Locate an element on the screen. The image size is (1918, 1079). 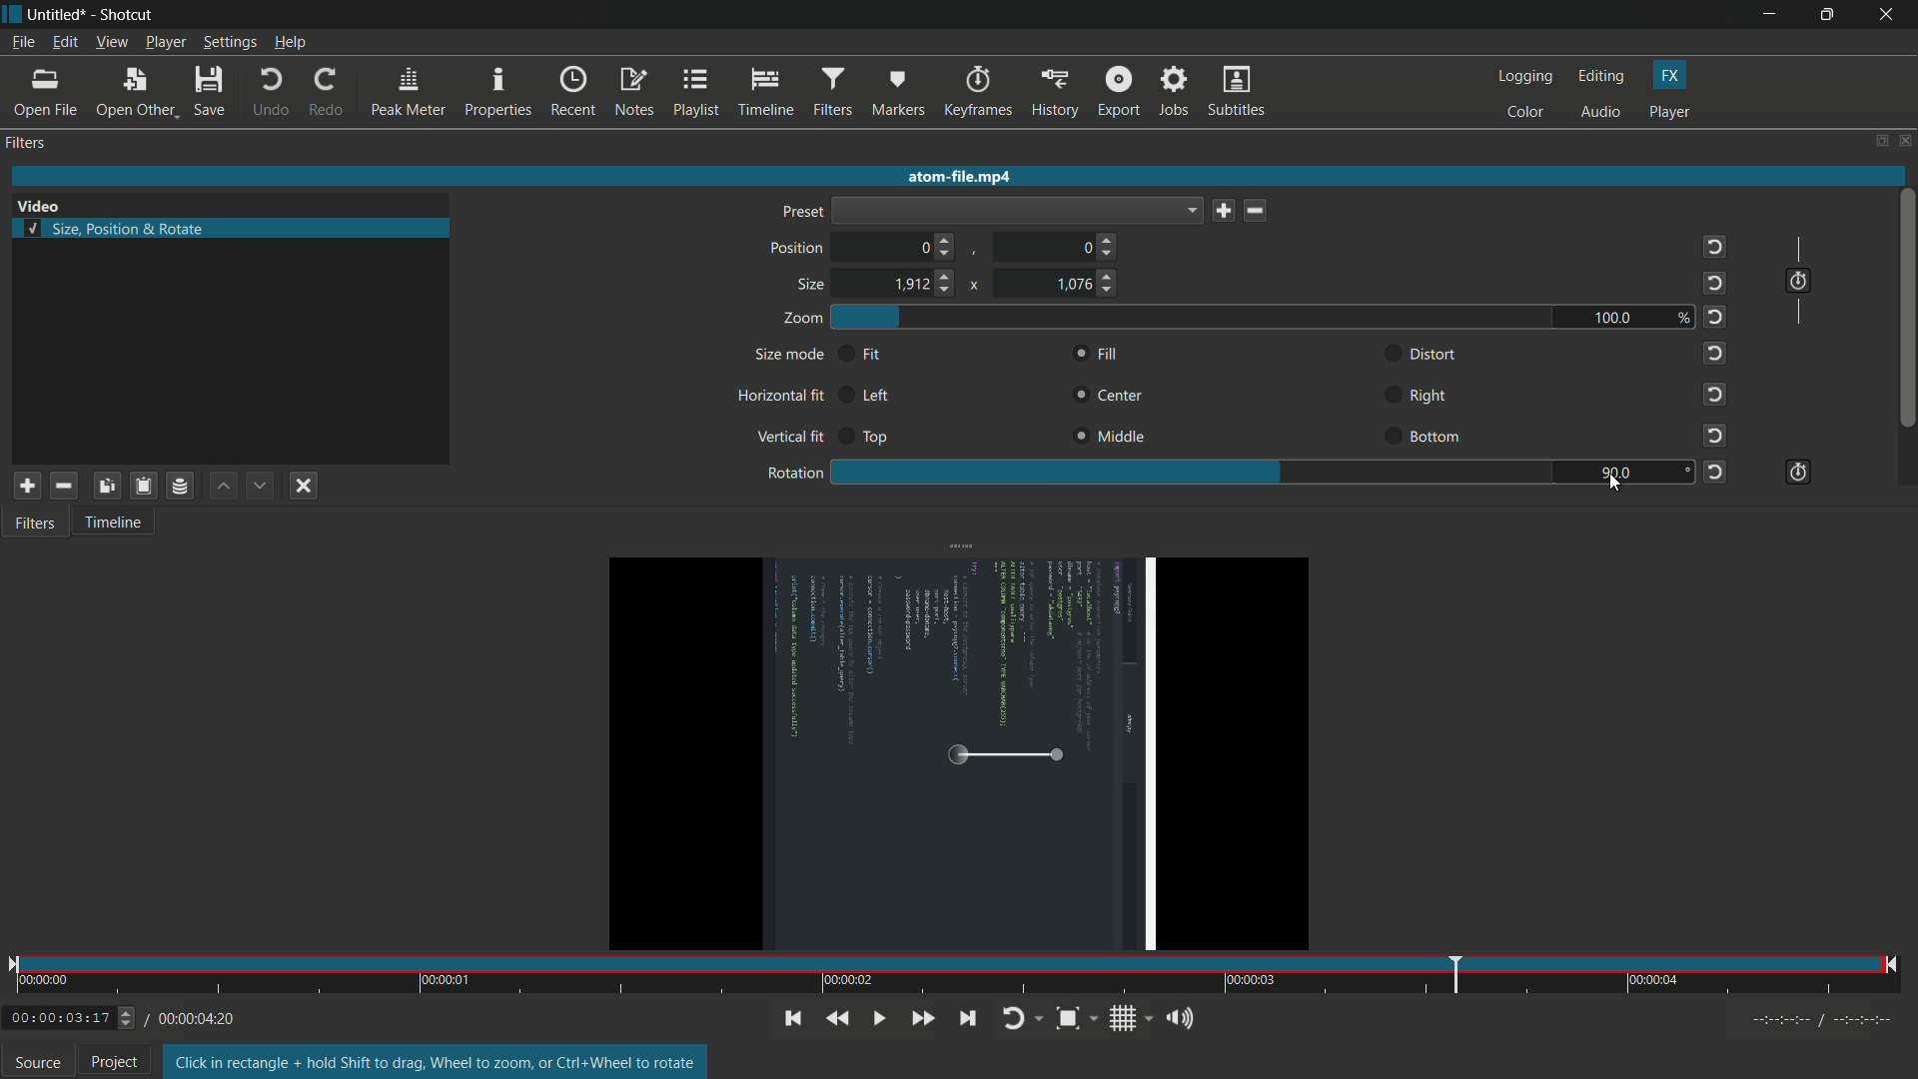
close panel is located at coordinates (1904, 140).